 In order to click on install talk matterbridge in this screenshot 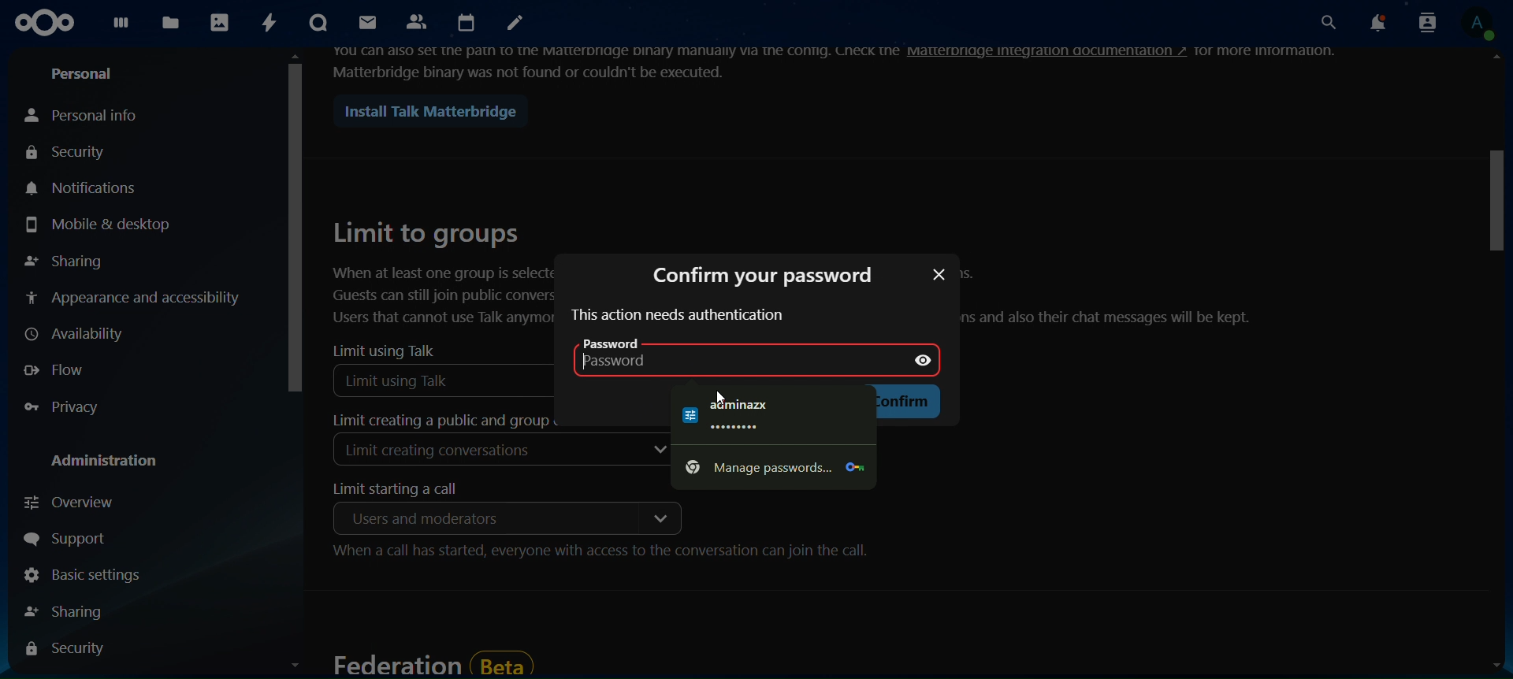, I will do `click(424, 112)`.